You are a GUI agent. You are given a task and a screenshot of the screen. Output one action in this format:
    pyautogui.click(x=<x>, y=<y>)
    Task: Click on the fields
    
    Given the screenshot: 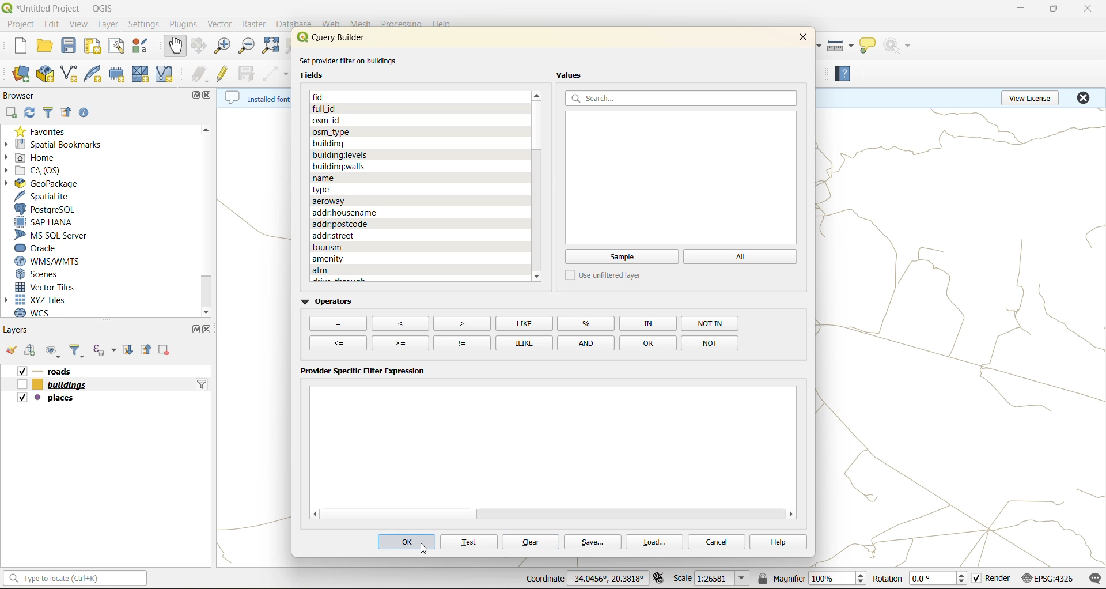 What is the action you would take?
    pyautogui.click(x=333, y=199)
    